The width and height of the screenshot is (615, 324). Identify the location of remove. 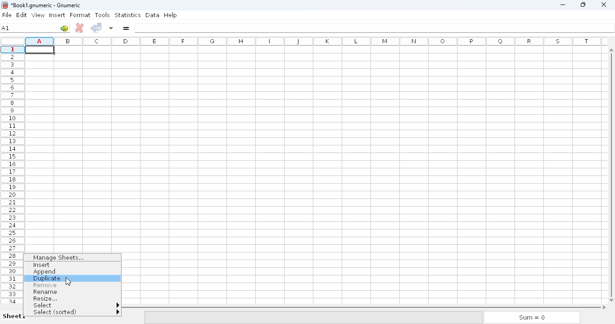
(45, 285).